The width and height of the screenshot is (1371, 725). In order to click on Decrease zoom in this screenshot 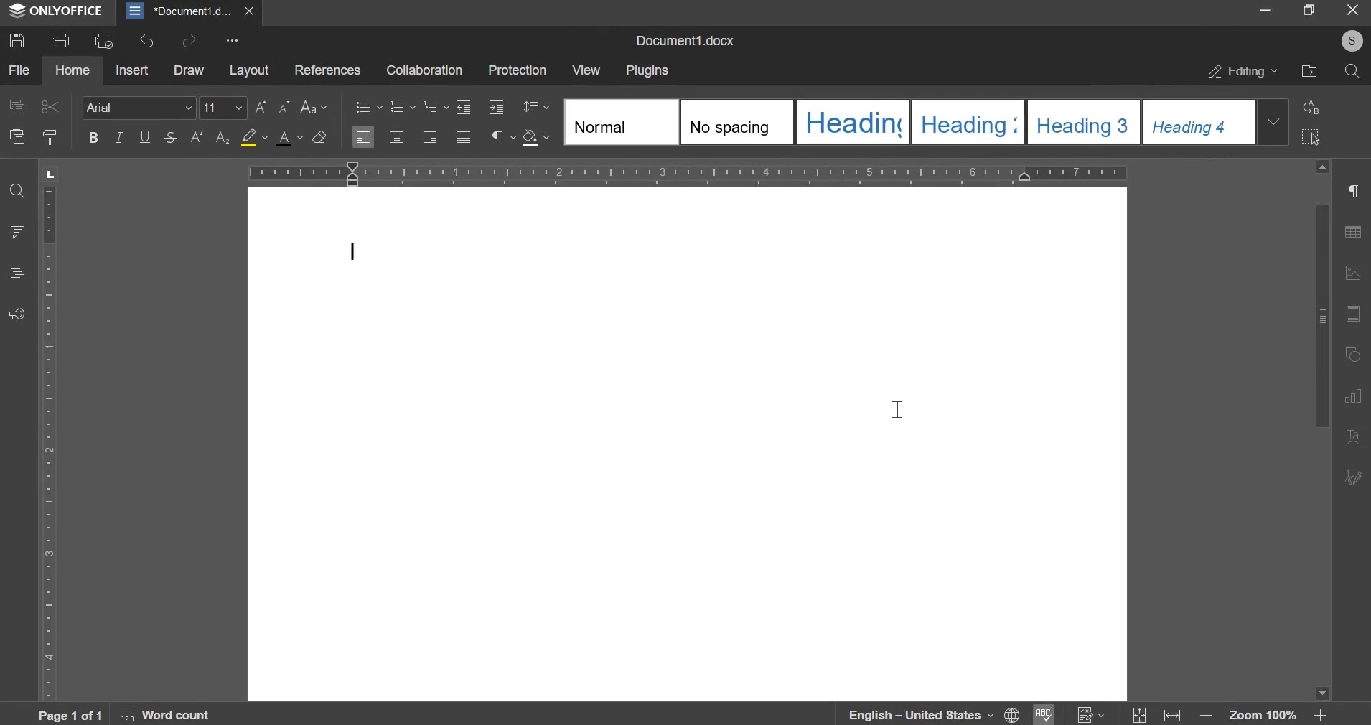, I will do `click(1206, 715)`.